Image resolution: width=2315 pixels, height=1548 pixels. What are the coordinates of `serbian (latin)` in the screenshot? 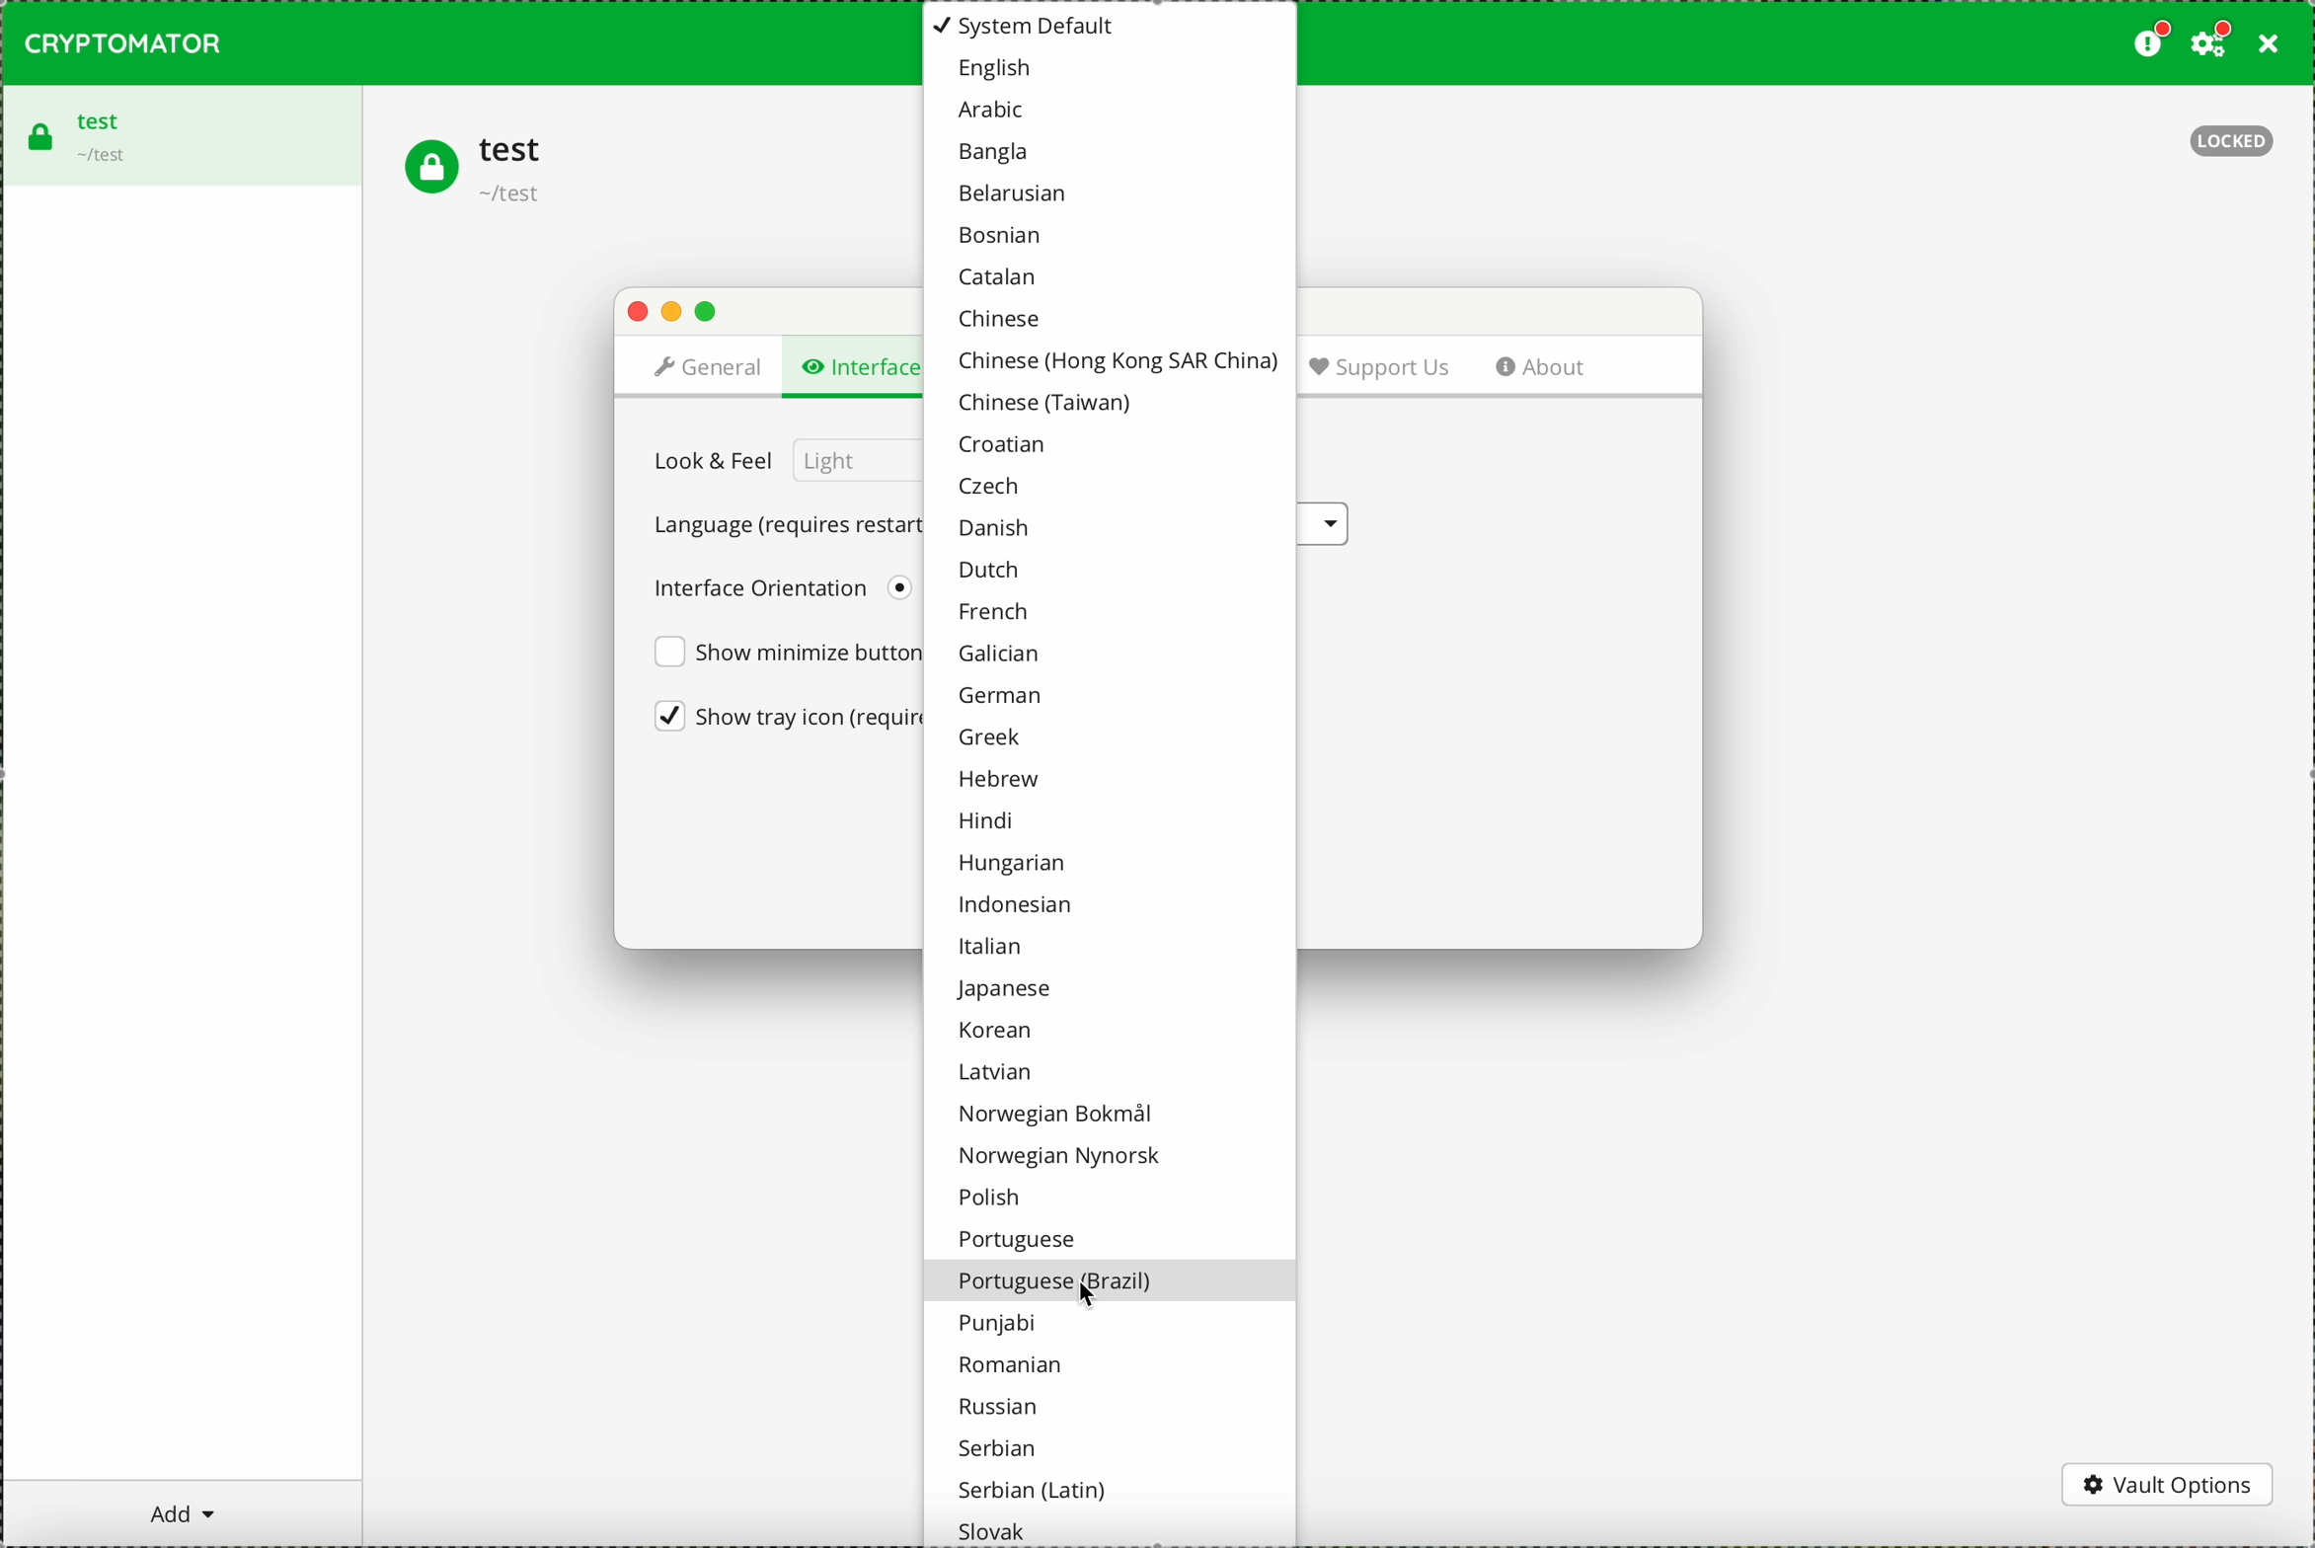 It's located at (1033, 1493).